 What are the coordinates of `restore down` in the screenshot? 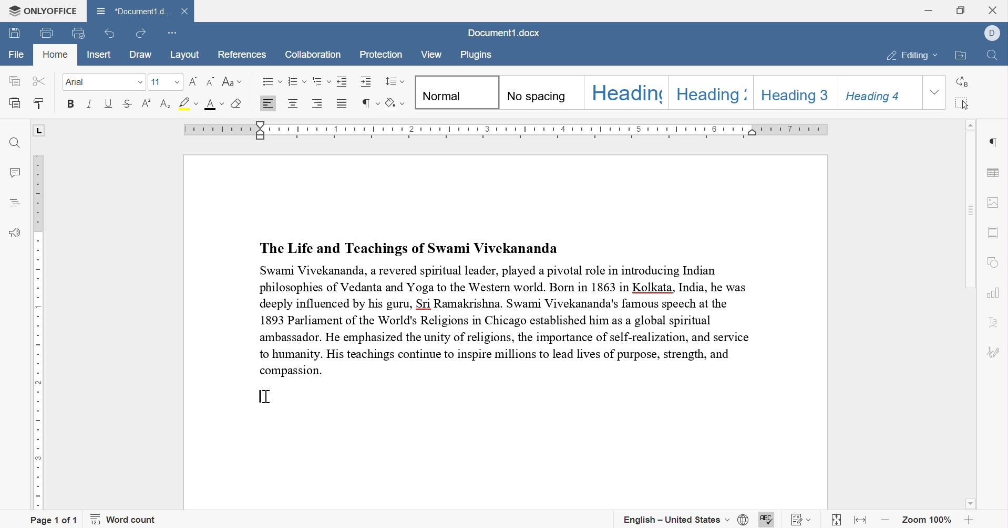 It's located at (962, 9).